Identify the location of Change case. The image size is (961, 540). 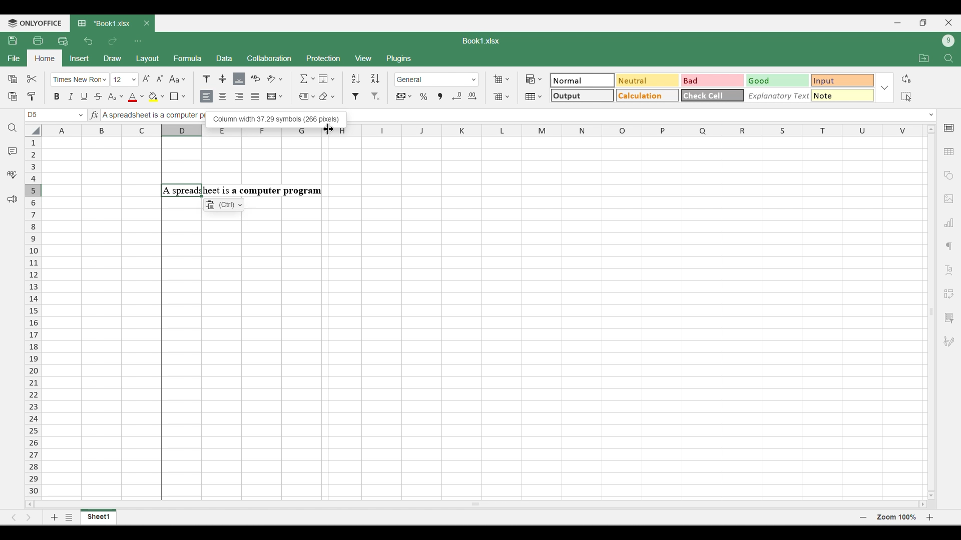
(177, 78).